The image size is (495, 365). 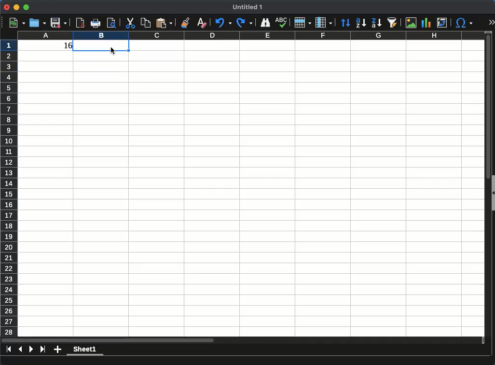 What do you see at coordinates (30, 349) in the screenshot?
I see `next sheet` at bounding box center [30, 349].